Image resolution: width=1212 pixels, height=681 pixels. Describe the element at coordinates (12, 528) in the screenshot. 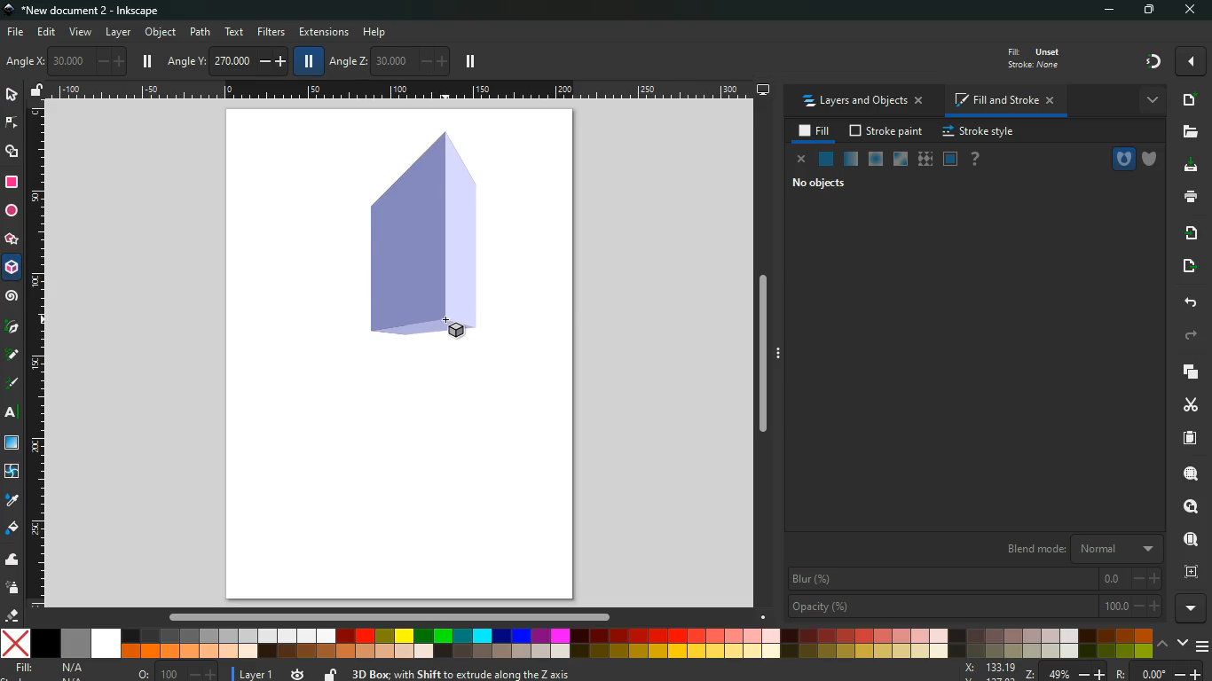

I see `fill` at that location.